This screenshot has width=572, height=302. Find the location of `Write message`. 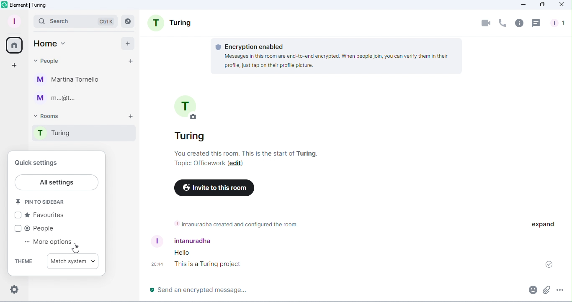

Write message is located at coordinates (322, 291).